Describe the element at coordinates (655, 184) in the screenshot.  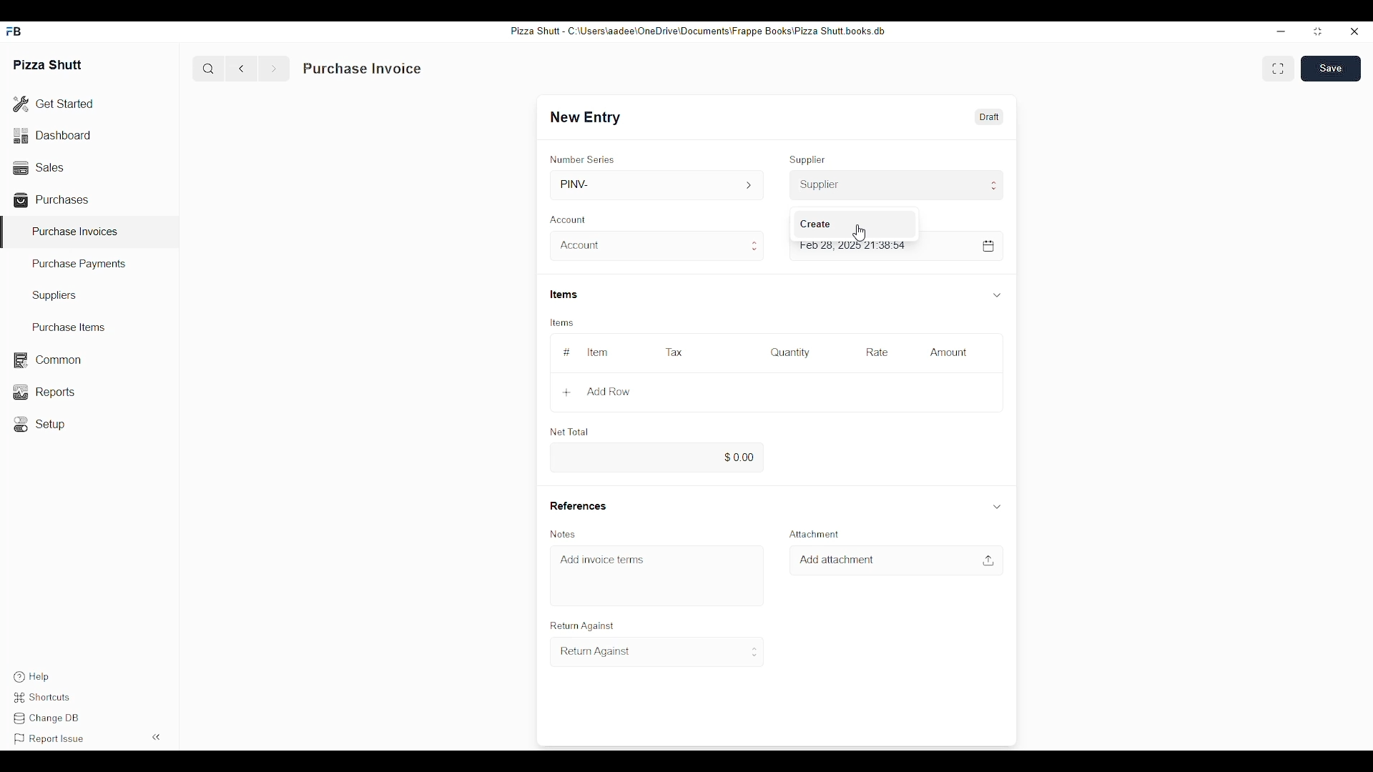
I see `PINV` at that location.